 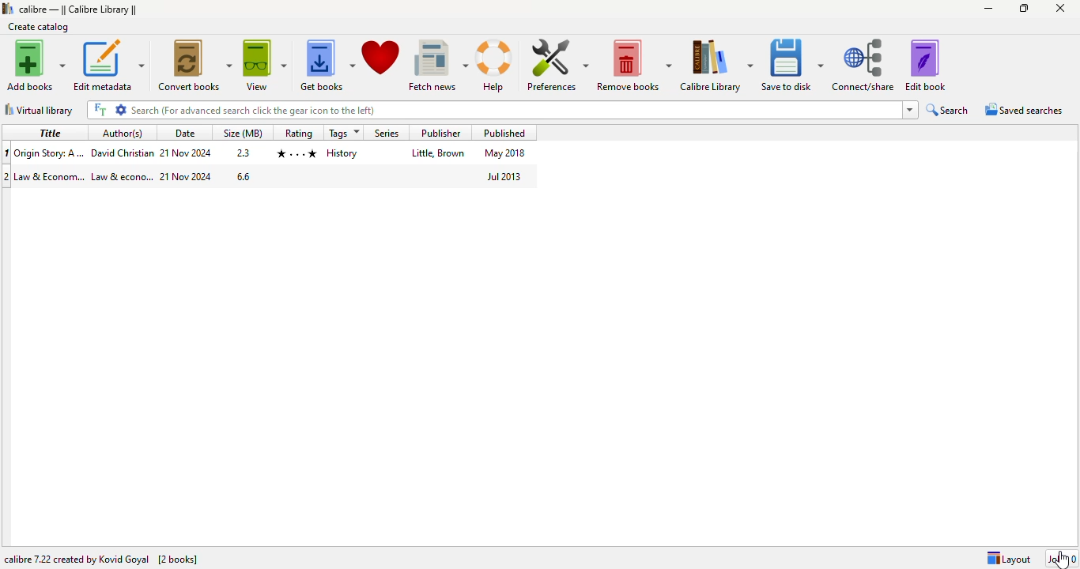 What do you see at coordinates (989, 9) in the screenshot?
I see `minimize` at bounding box center [989, 9].